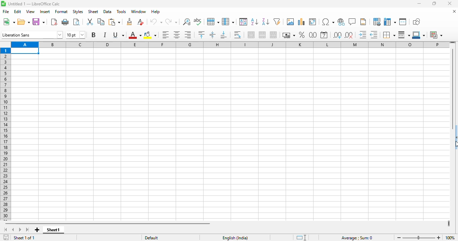 This screenshot has height=241, width=458. What do you see at coordinates (455, 144) in the screenshot?
I see `cursor` at bounding box center [455, 144].